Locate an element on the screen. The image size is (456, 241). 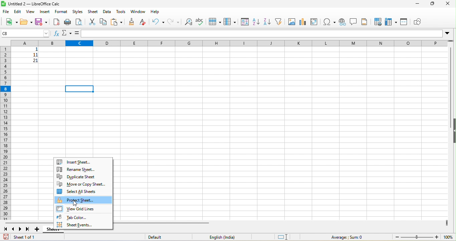
previous is located at coordinates (13, 229).